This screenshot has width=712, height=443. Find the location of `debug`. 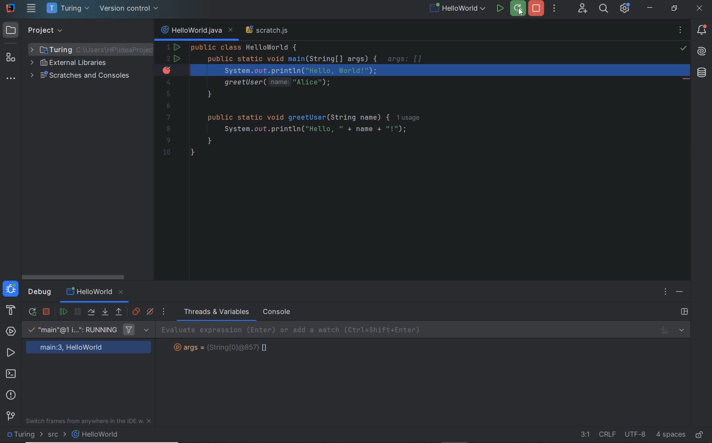

debug is located at coordinates (11, 290).